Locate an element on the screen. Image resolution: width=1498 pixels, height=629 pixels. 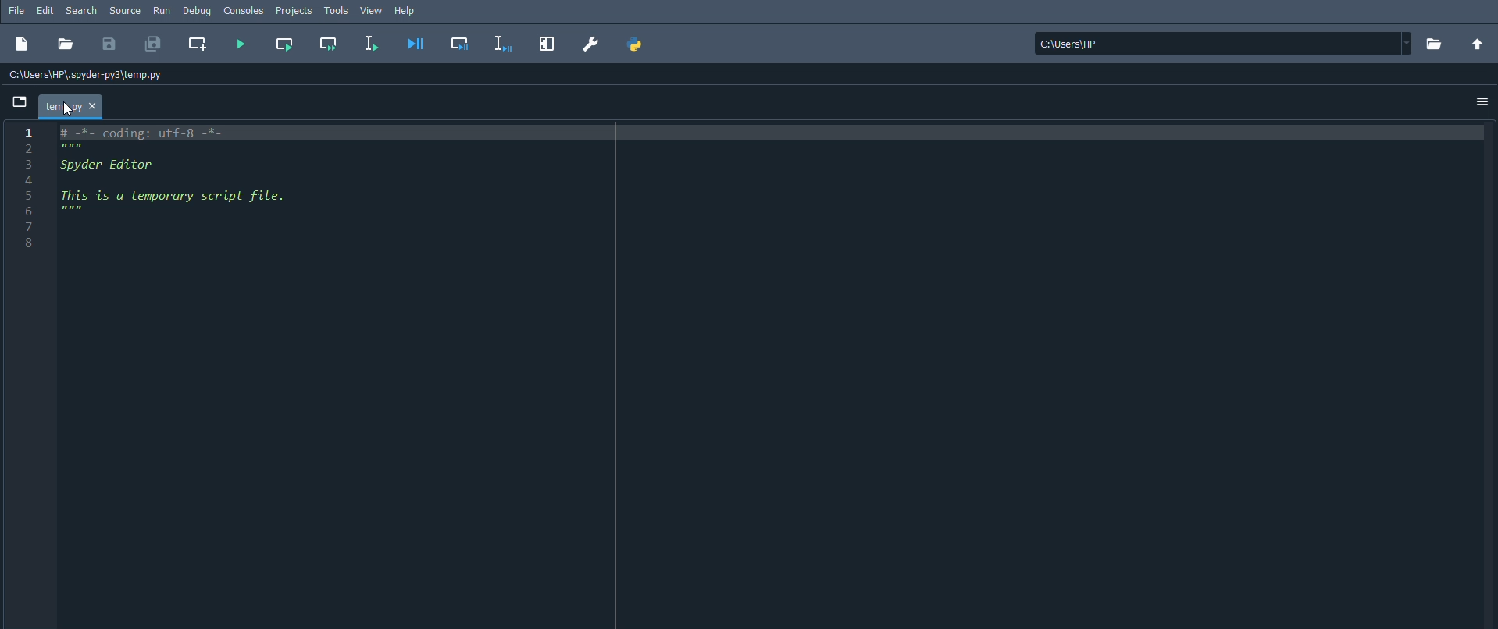
New file is located at coordinates (23, 44).